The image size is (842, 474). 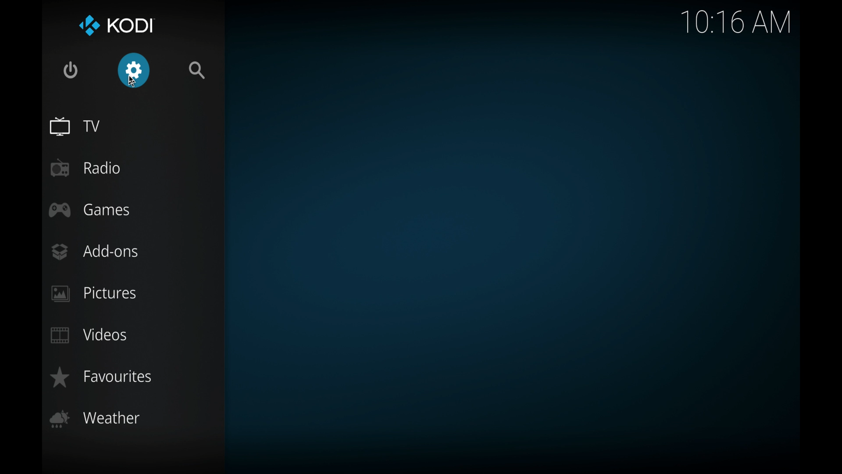 What do you see at coordinates (90, 210) in the screenshot?
I see `games` at bounding box center [90, 210].